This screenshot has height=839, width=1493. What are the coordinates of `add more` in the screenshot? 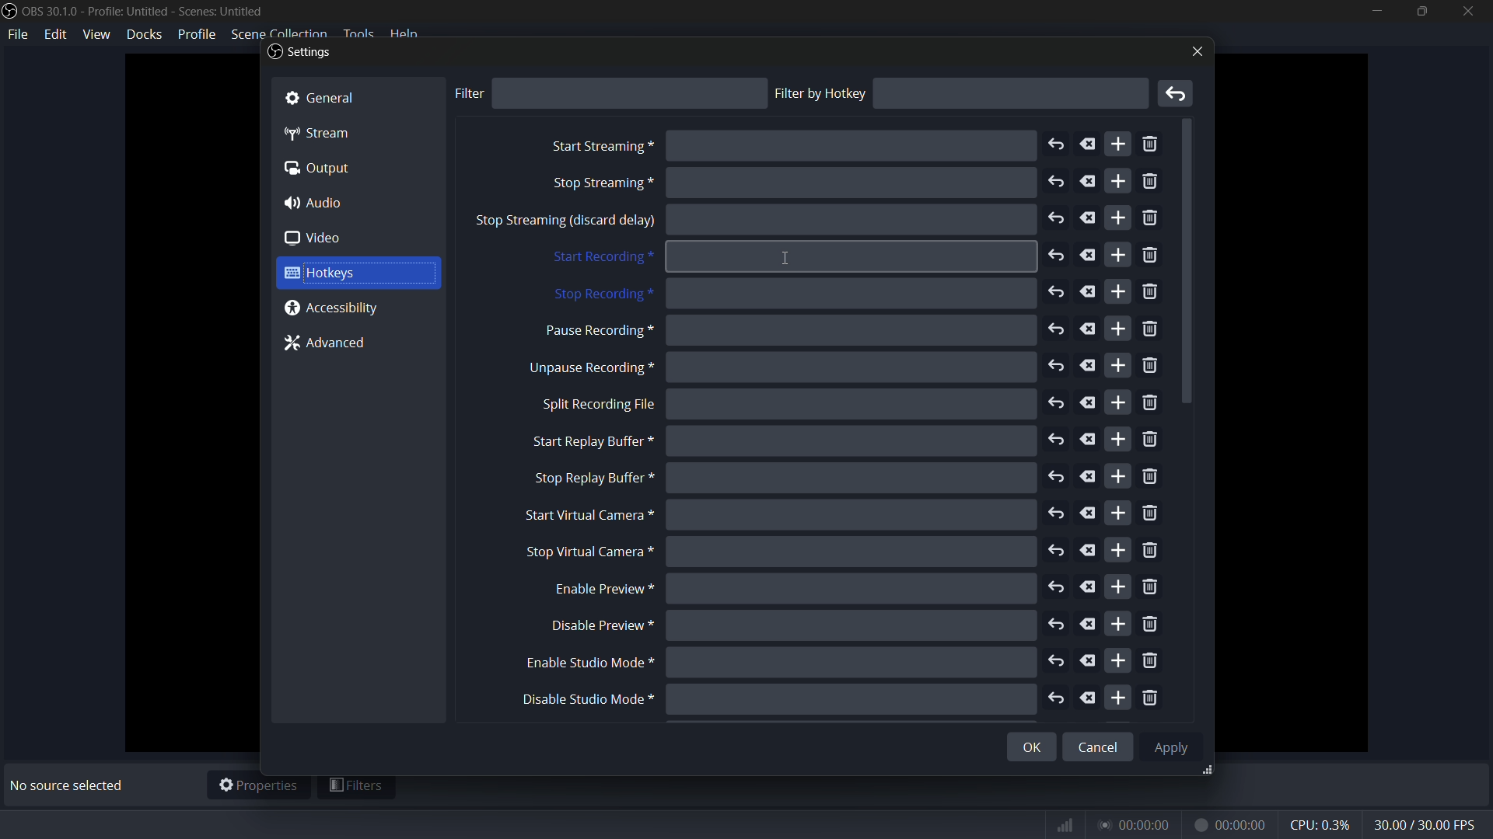 It's located at (1118, 145).